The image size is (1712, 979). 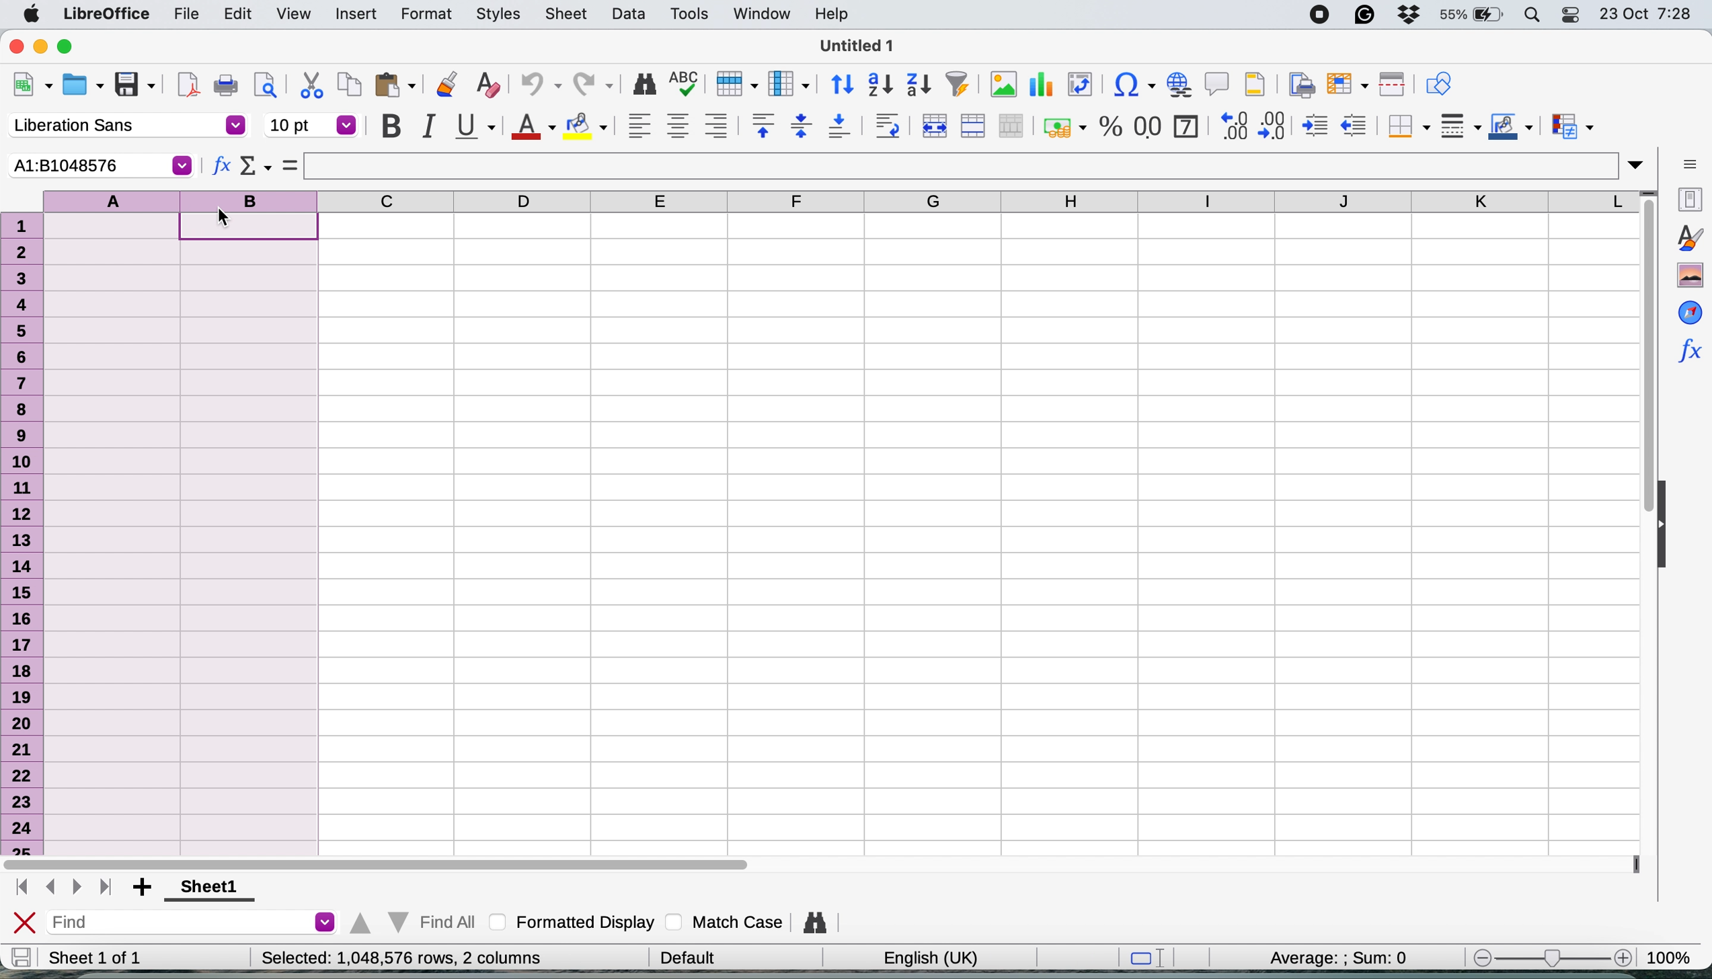 What do you see at coordinates (927, 959) in the screenshot?
I see `english uk` at bounding box center [927, 959].